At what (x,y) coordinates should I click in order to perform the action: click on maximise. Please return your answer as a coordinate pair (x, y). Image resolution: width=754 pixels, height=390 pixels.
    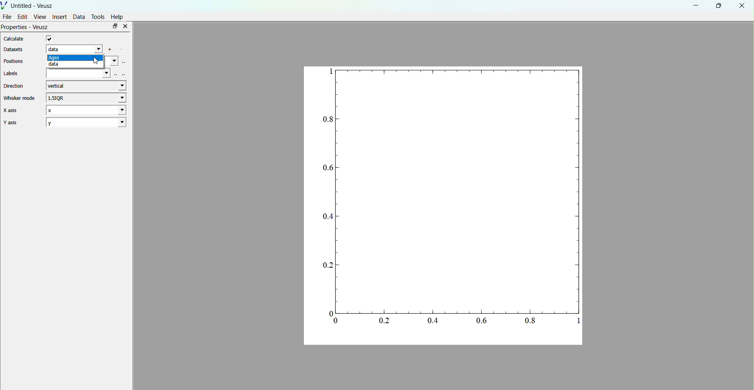
    Looking at the image, I should click on (115, 26).